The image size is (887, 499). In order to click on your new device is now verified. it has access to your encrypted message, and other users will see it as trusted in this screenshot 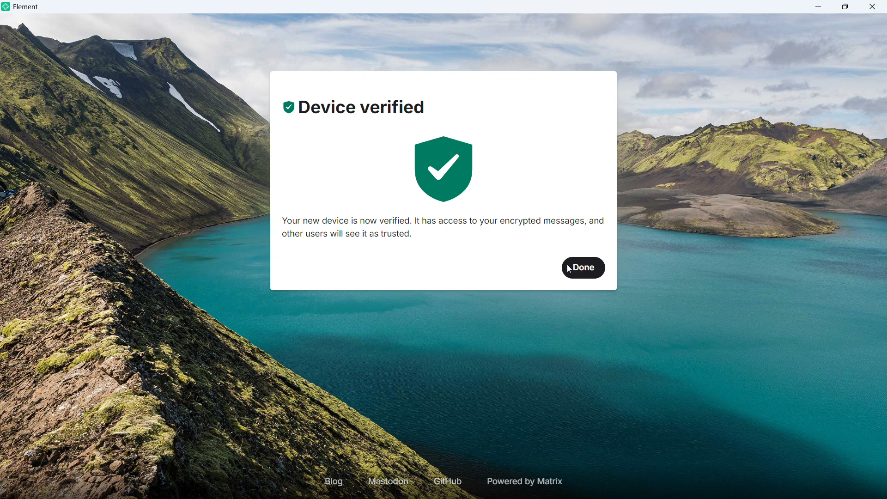, I will do `click(444, 228)`.